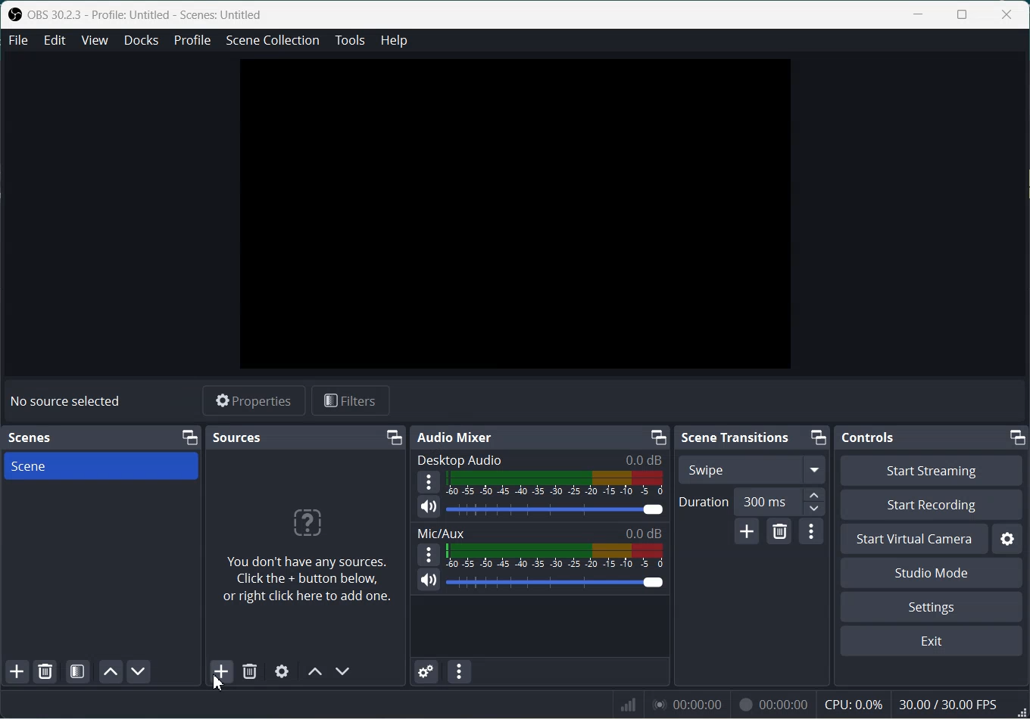 This screenshot has height=719, width=1030. What do you see at coordinates (16, 40) in the screenshot?
I see `File` at bounding box center [16, 40].